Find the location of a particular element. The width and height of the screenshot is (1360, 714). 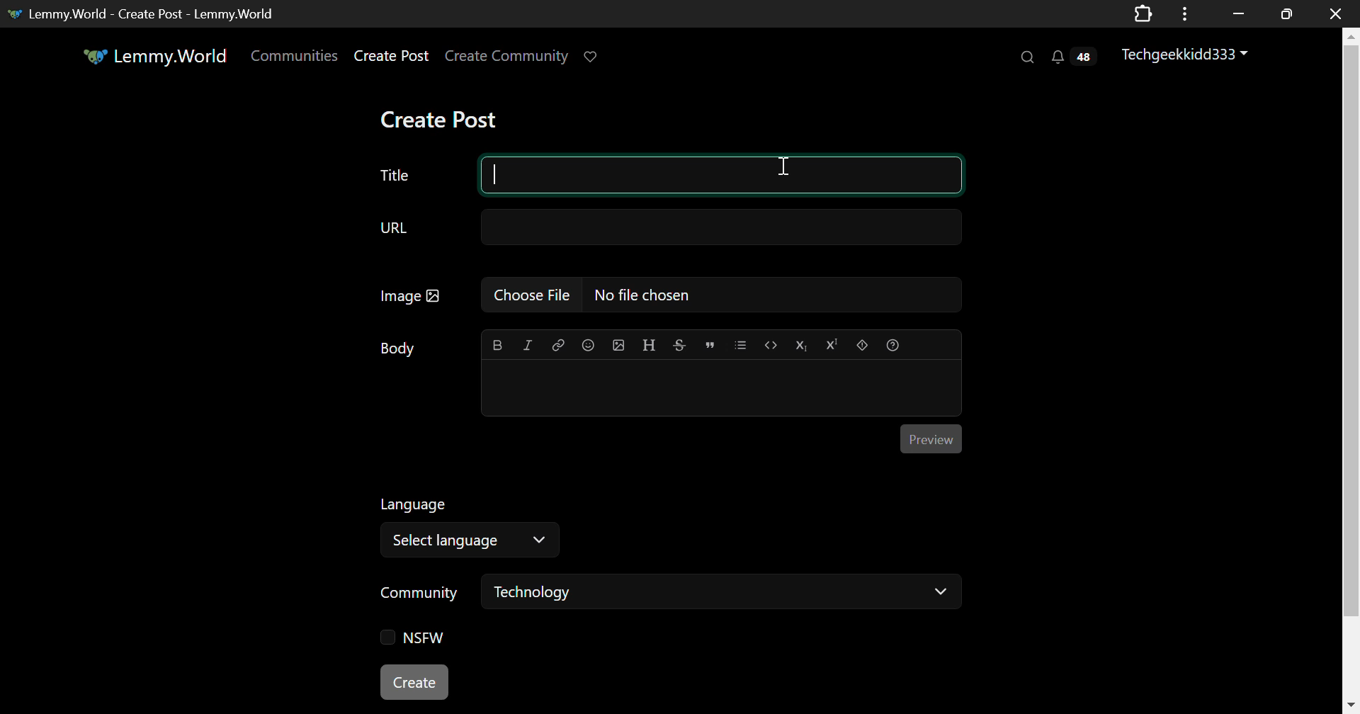

Select Language is located at coordinates (475, 540).